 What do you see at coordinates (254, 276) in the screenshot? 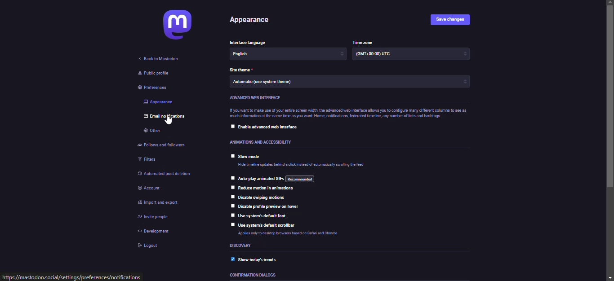
I see `dialoges` at bounding box center [254, 276].